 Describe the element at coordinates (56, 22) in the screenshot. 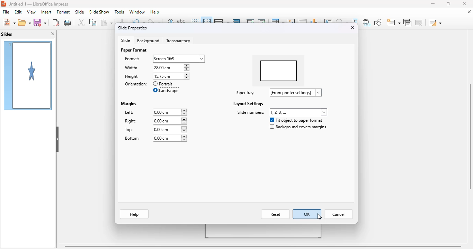

I see `export directly as PDF` at that location.